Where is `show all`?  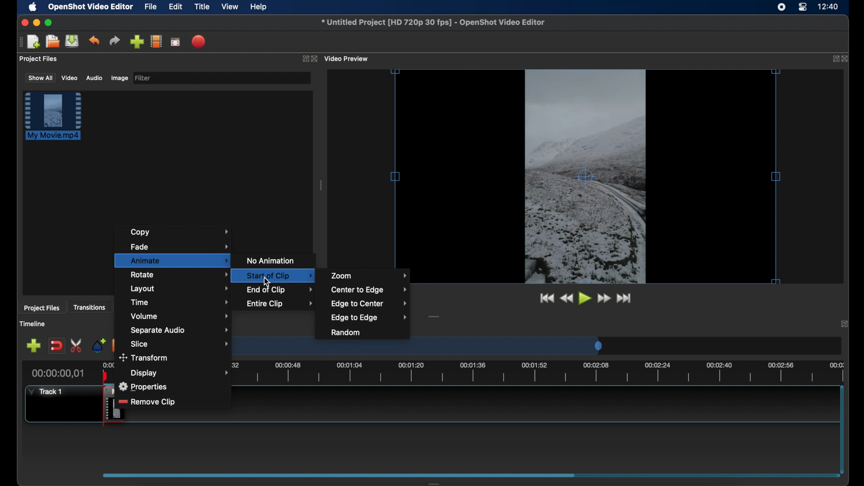
show all is located at coordinates (40, 77).